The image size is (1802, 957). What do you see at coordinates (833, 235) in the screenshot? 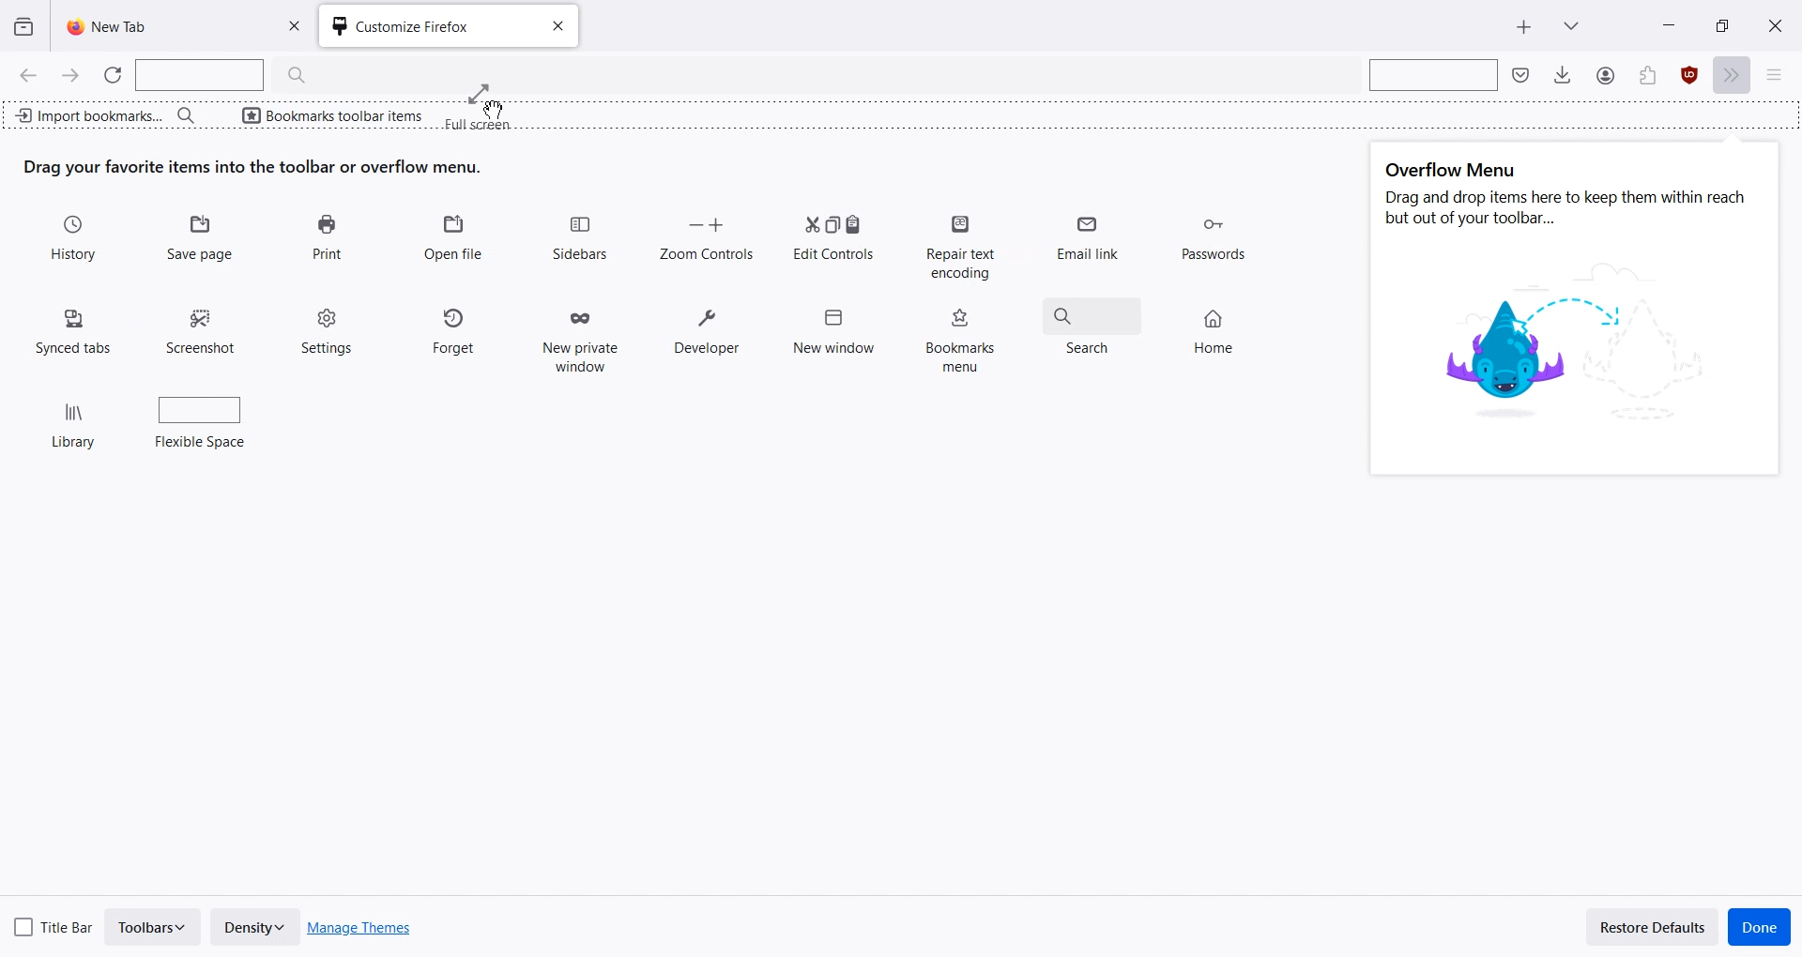
I see `Edit Controls` at bounding box center [833, 235].